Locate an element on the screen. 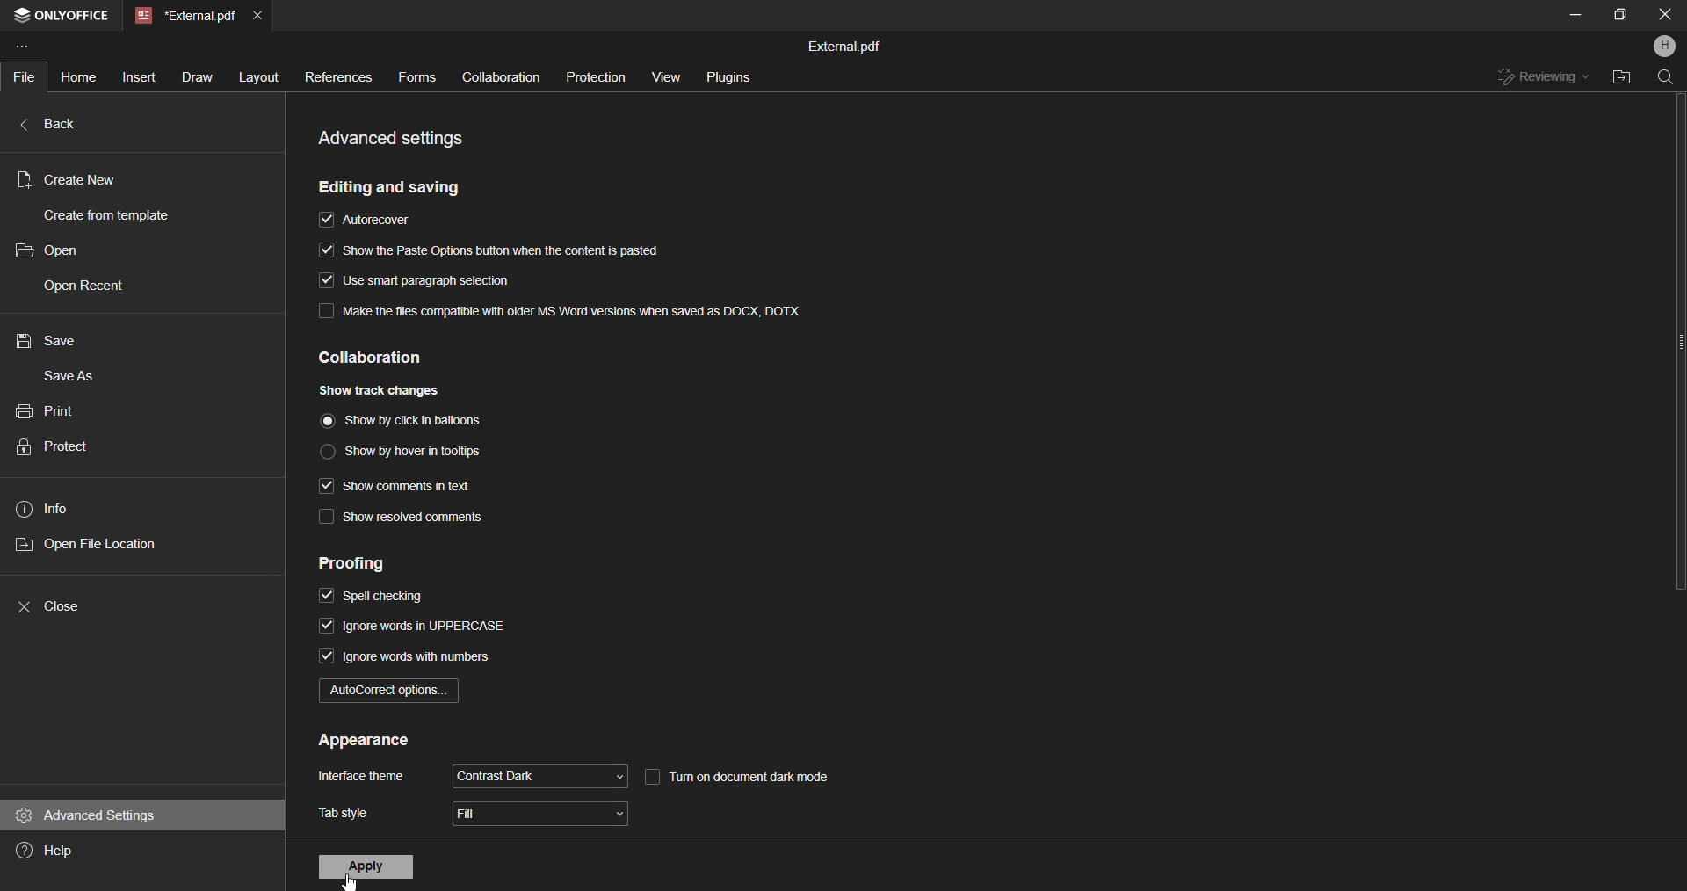 The width and height of the screenshot is (1687, 891). cursor is located at coordinates (351, 882).